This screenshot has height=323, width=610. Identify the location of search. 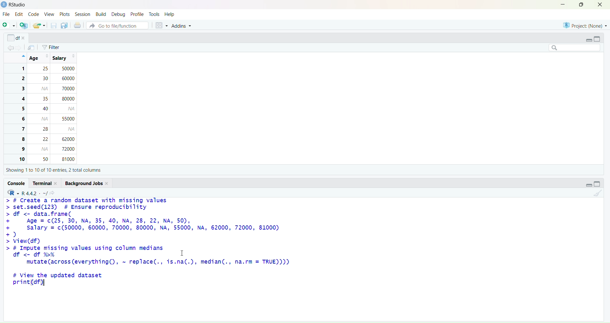
(571, 47).